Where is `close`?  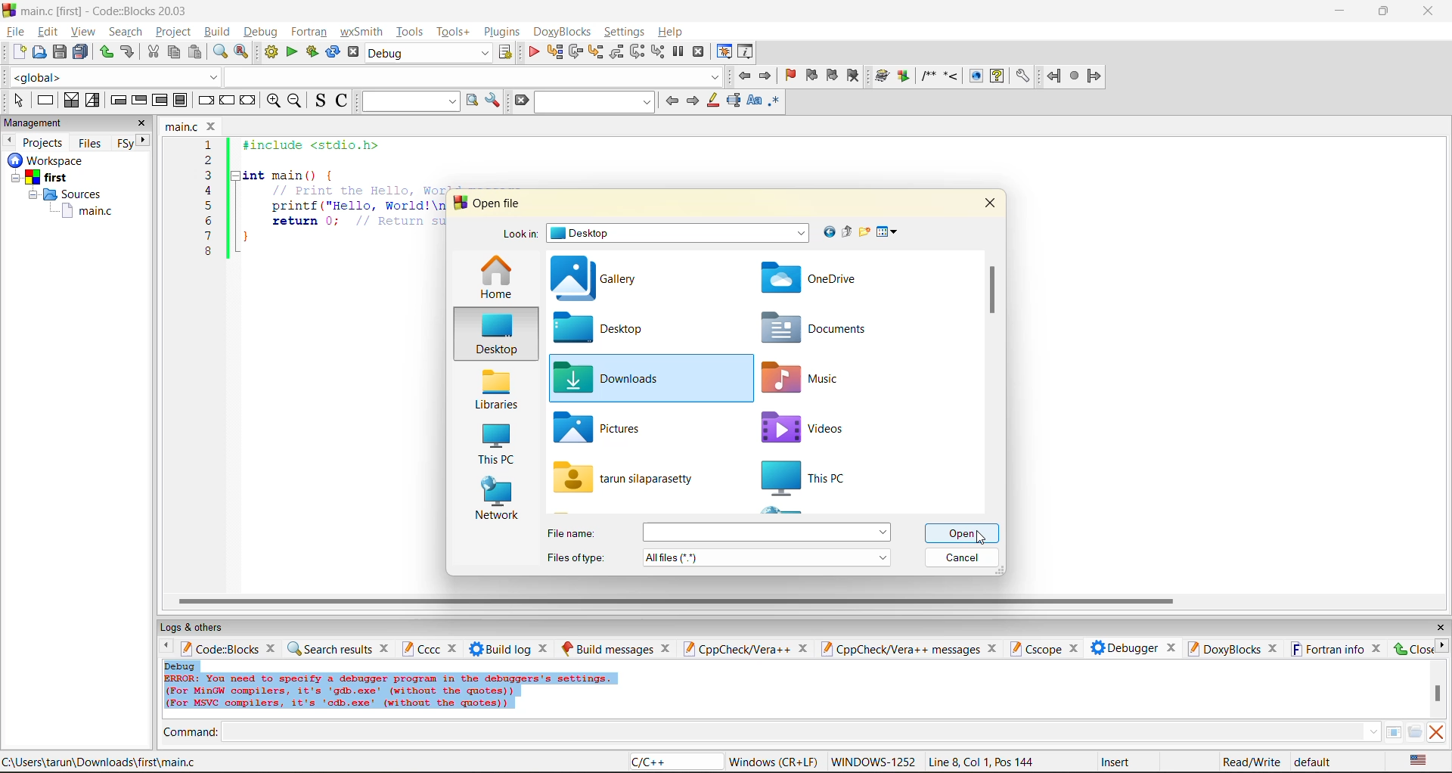 close is located at coordinates (142, 123).